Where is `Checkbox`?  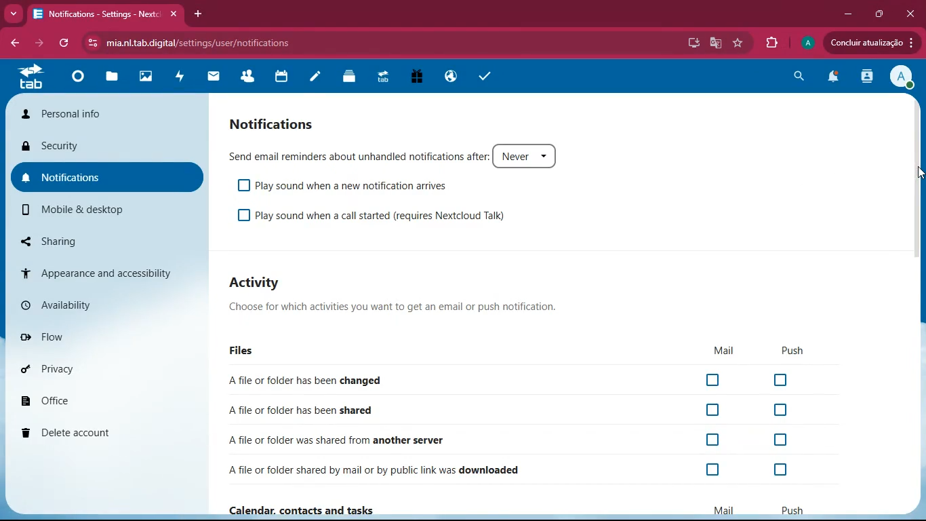 Checkbox is located at coordinates (714, 410).